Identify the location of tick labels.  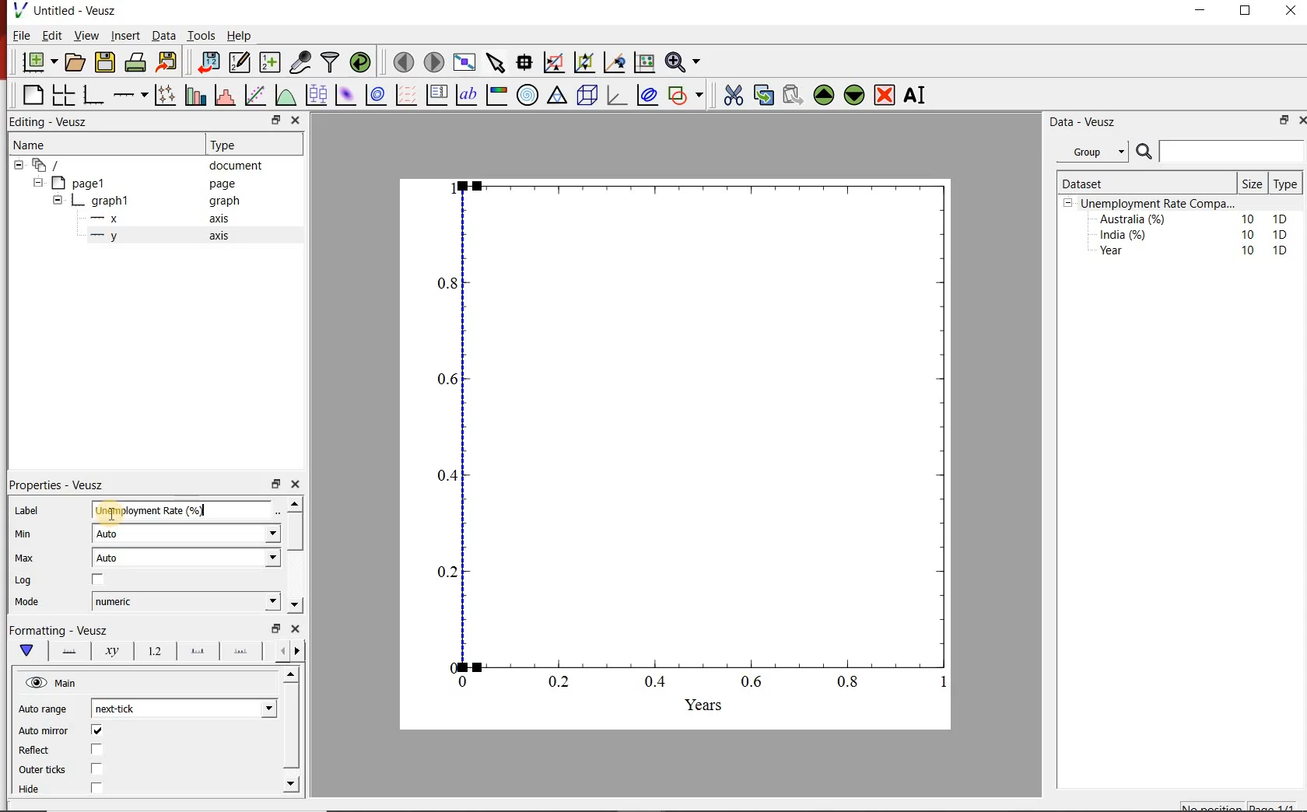
(156, 652).